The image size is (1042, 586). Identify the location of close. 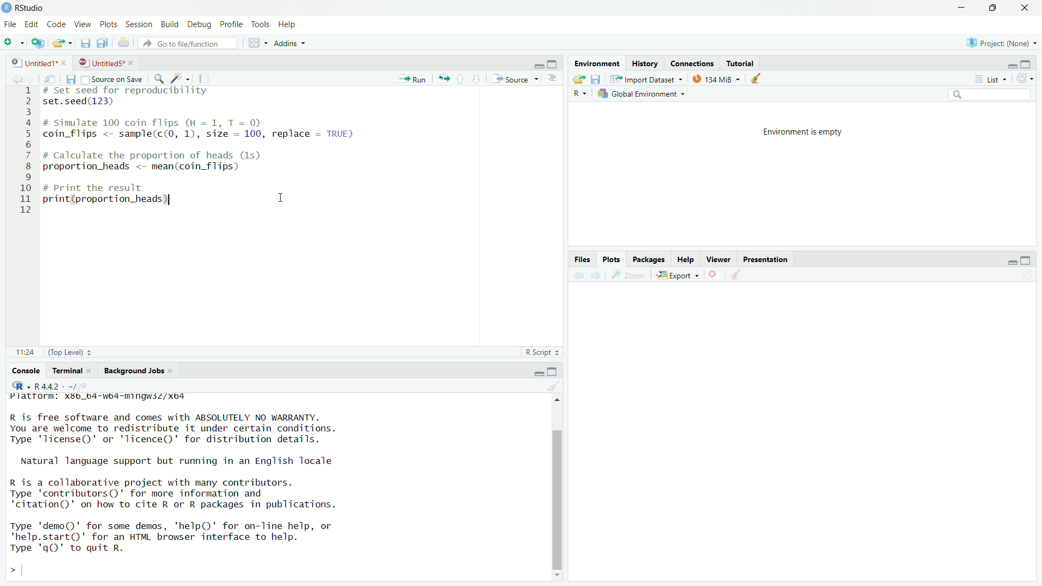
(1026, 7).